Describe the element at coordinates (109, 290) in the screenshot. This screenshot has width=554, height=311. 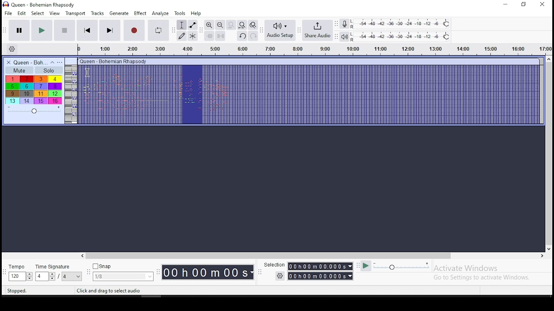
I see `Click and drag to select audio` at that location.